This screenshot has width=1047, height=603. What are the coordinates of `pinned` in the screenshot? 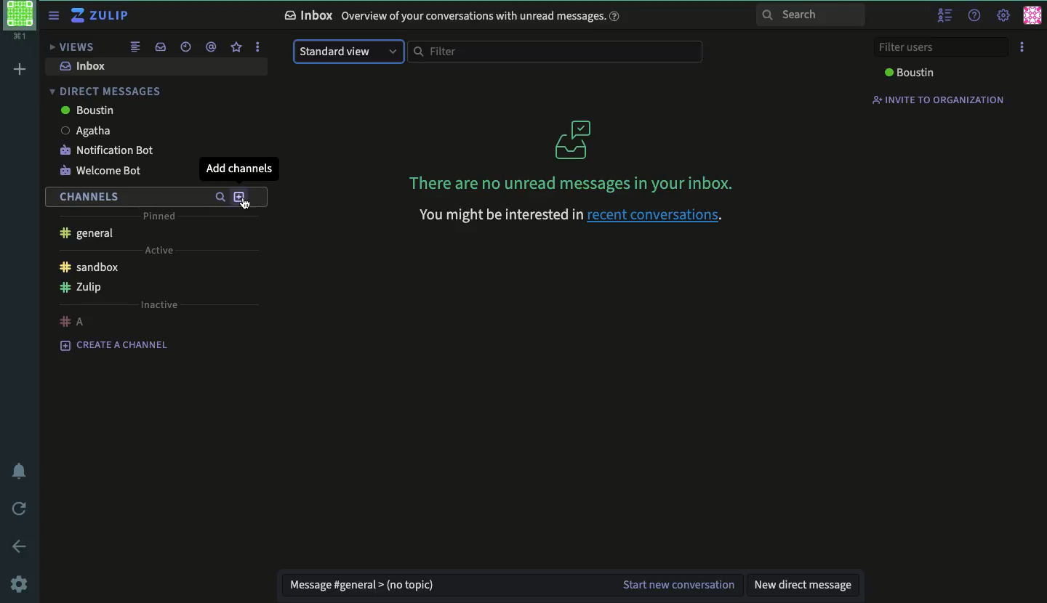 It's located at (153, 217).